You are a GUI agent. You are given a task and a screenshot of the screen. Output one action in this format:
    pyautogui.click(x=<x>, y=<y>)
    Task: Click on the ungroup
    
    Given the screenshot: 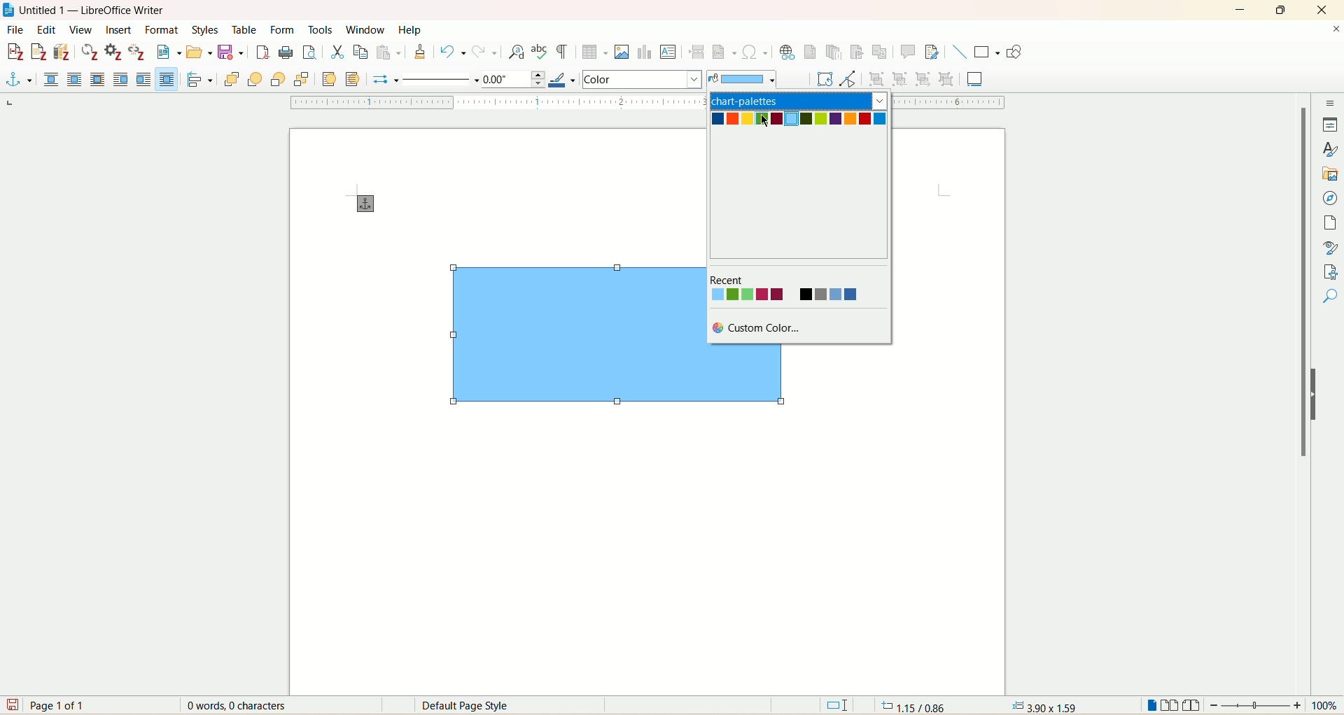 What is the action you would take?
    pyautogui.click(x=946, y=78)
    